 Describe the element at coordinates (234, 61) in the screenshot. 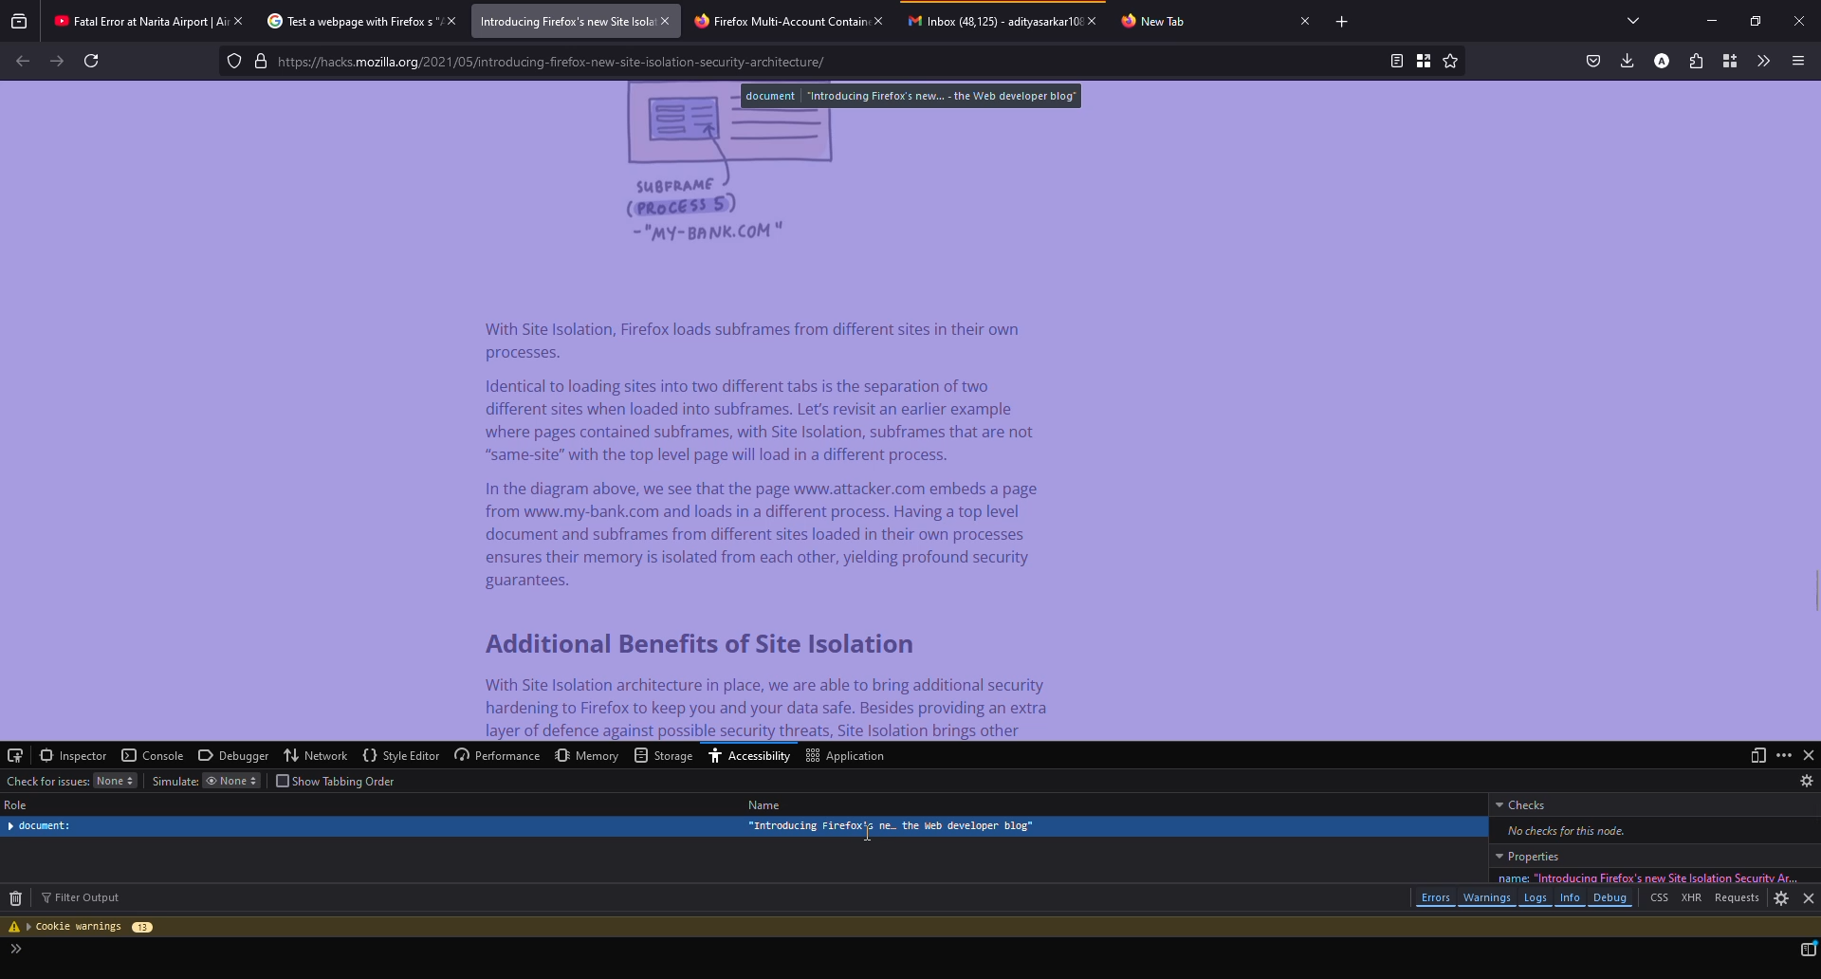

I see `tracking` at that location.